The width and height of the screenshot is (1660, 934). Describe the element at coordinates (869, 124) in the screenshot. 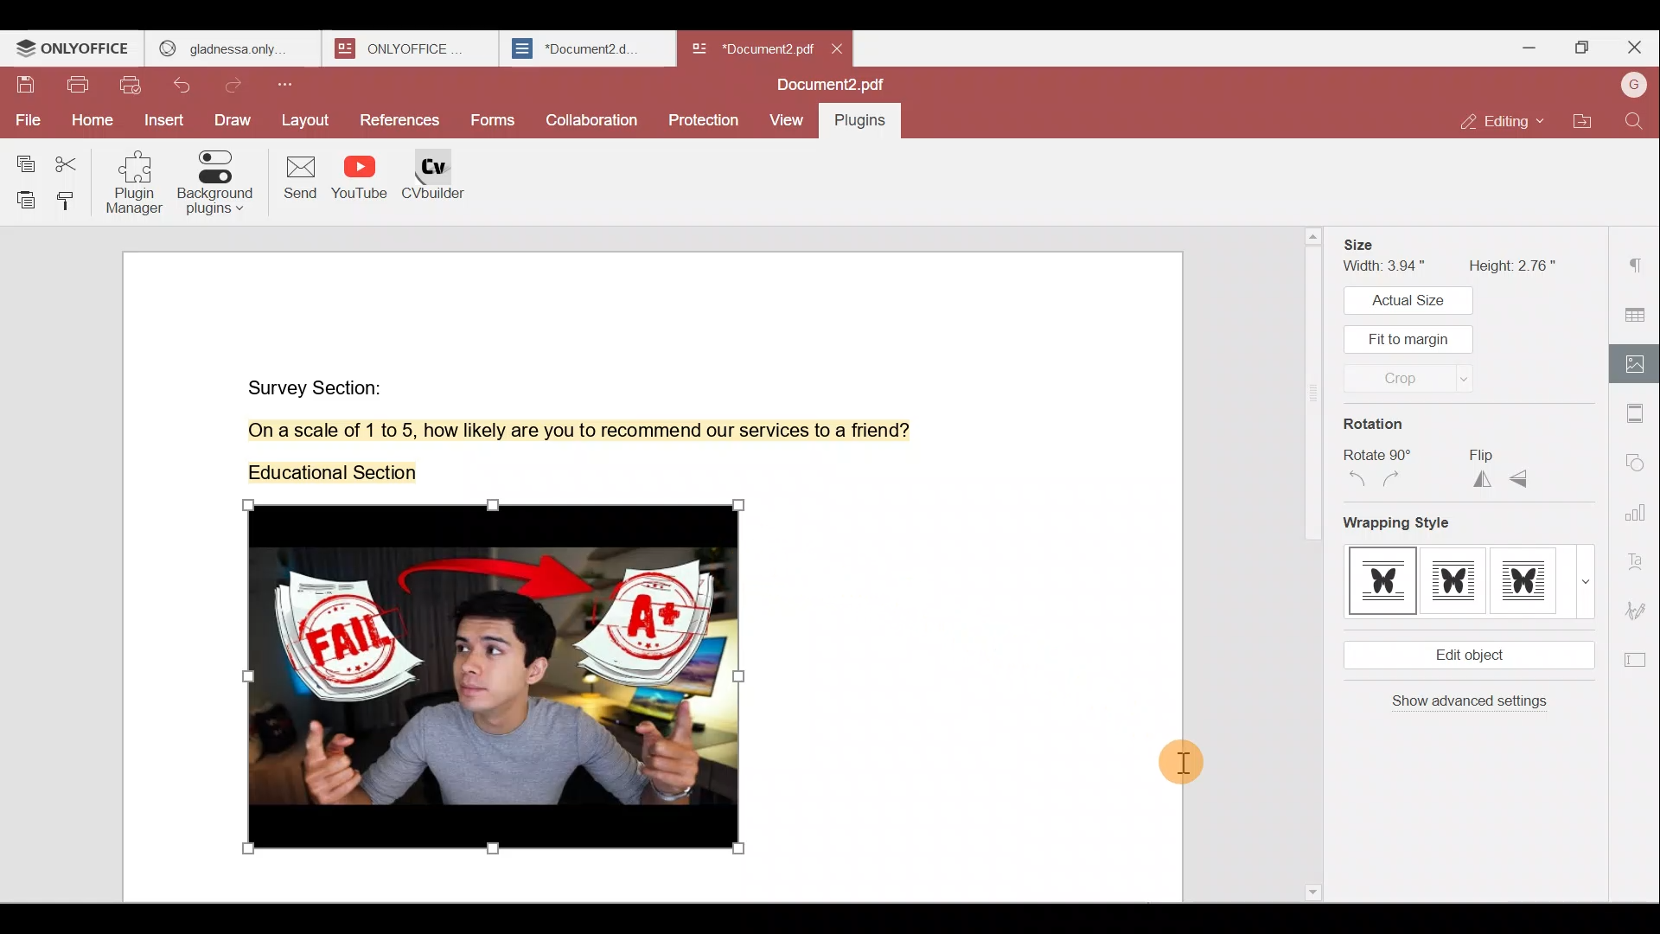

I see `plugins` at that location.